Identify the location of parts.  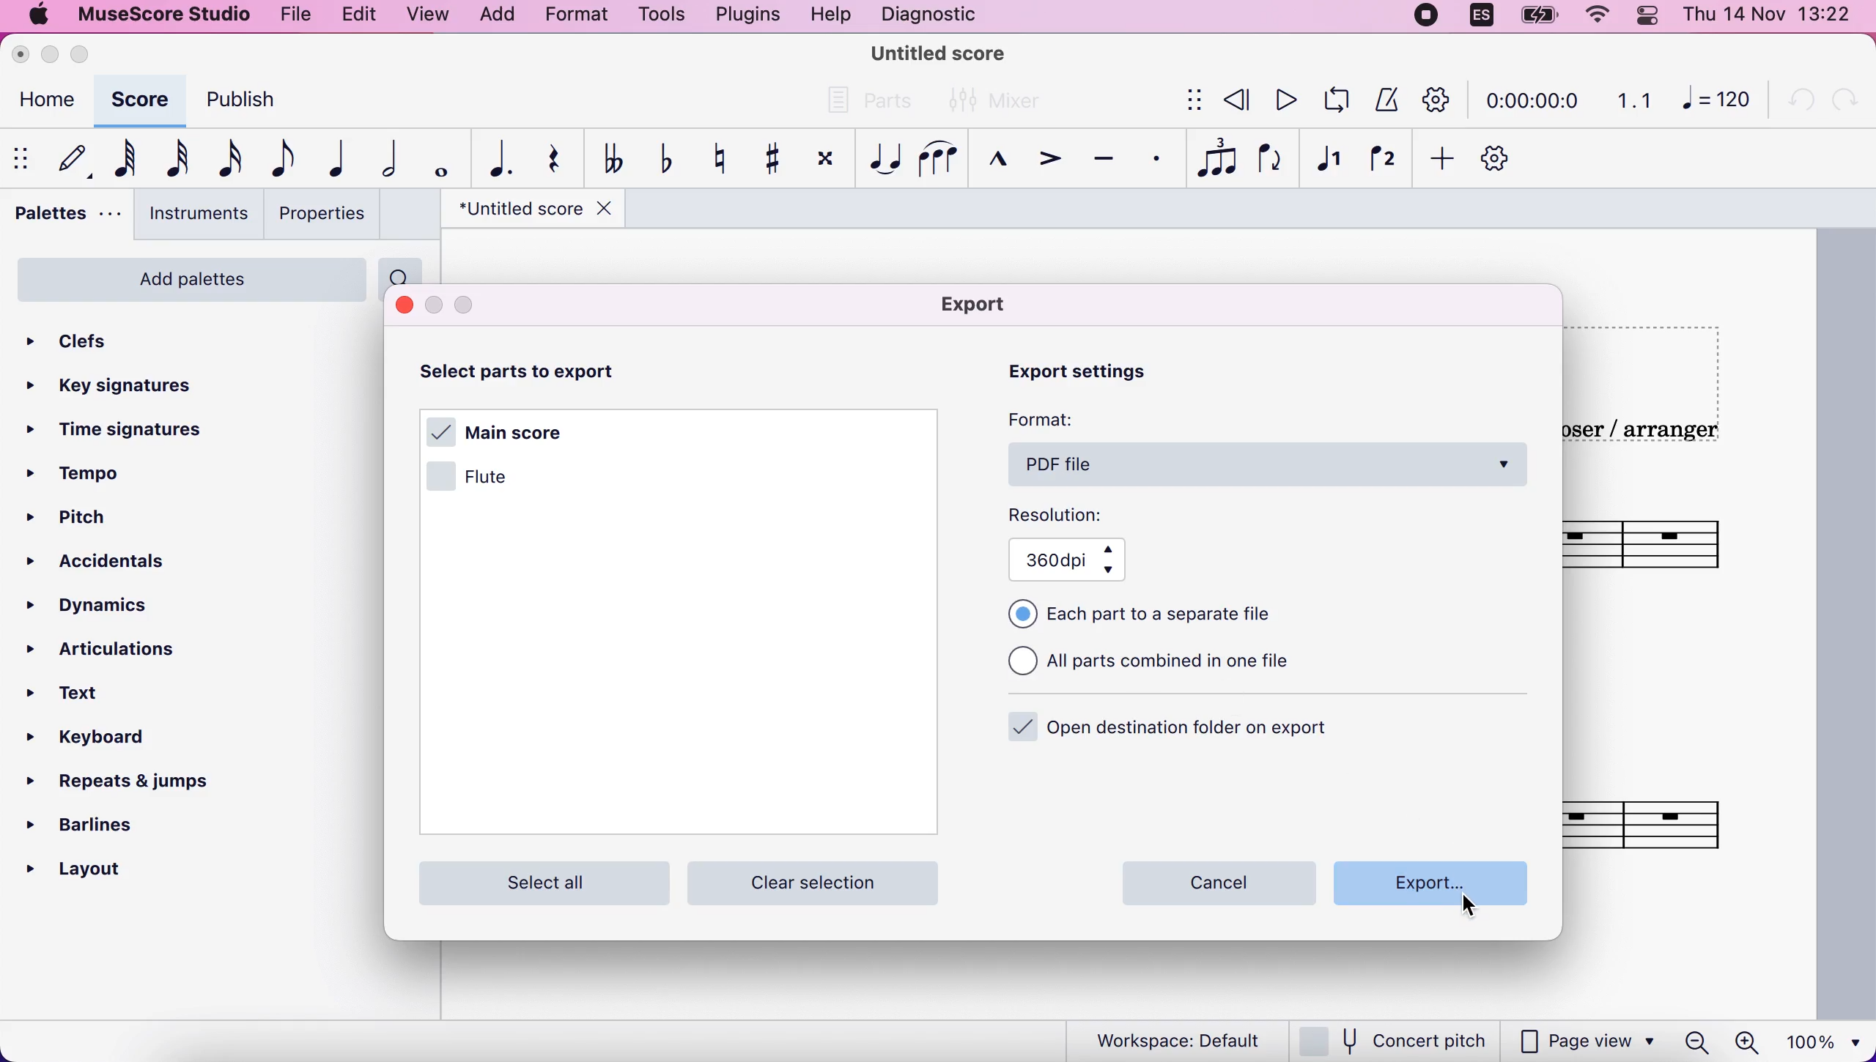
(872, 104).